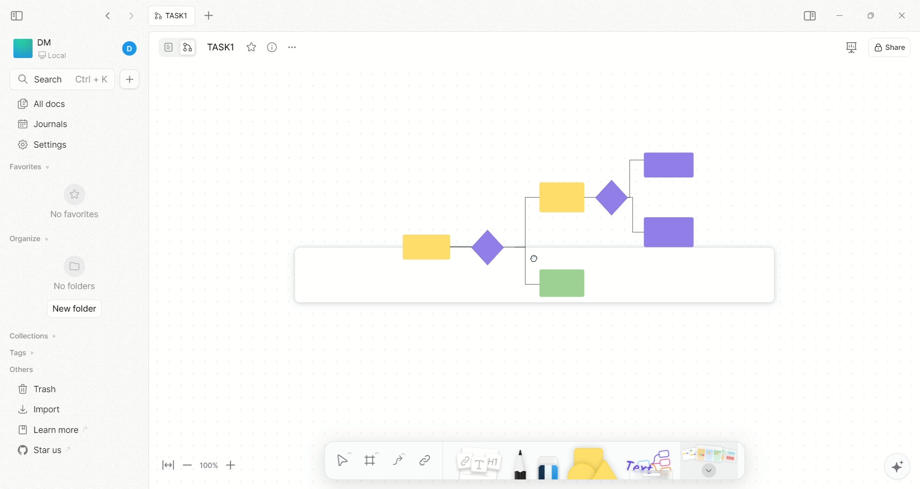  I want to click on page mode, so click(169, 48).